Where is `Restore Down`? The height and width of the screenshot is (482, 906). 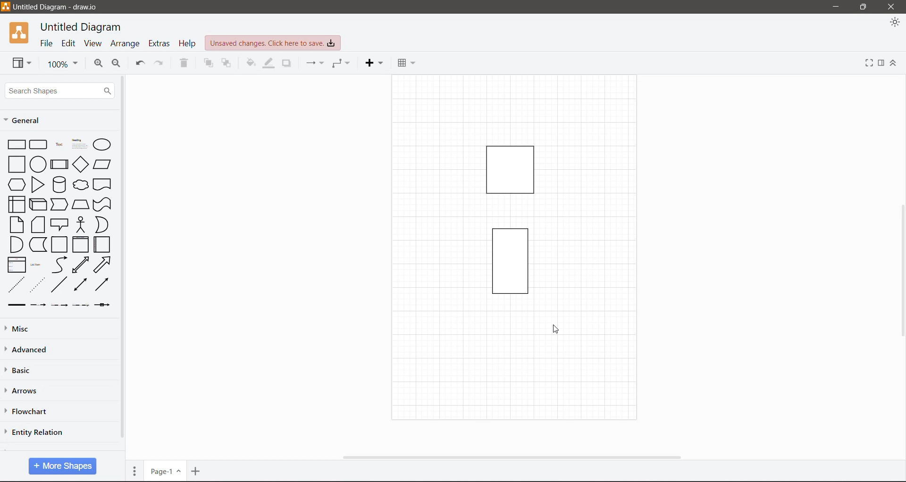
Restore Down is located at coordinates (864, 7).